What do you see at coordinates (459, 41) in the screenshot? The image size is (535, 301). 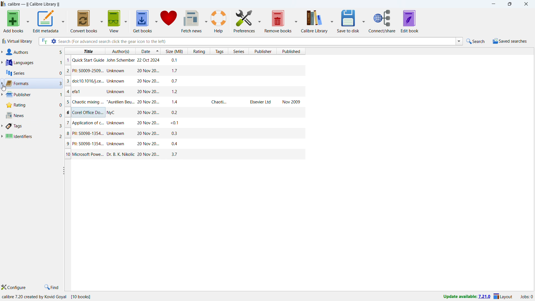 I see `serach history` at bounding box center [459, 41].